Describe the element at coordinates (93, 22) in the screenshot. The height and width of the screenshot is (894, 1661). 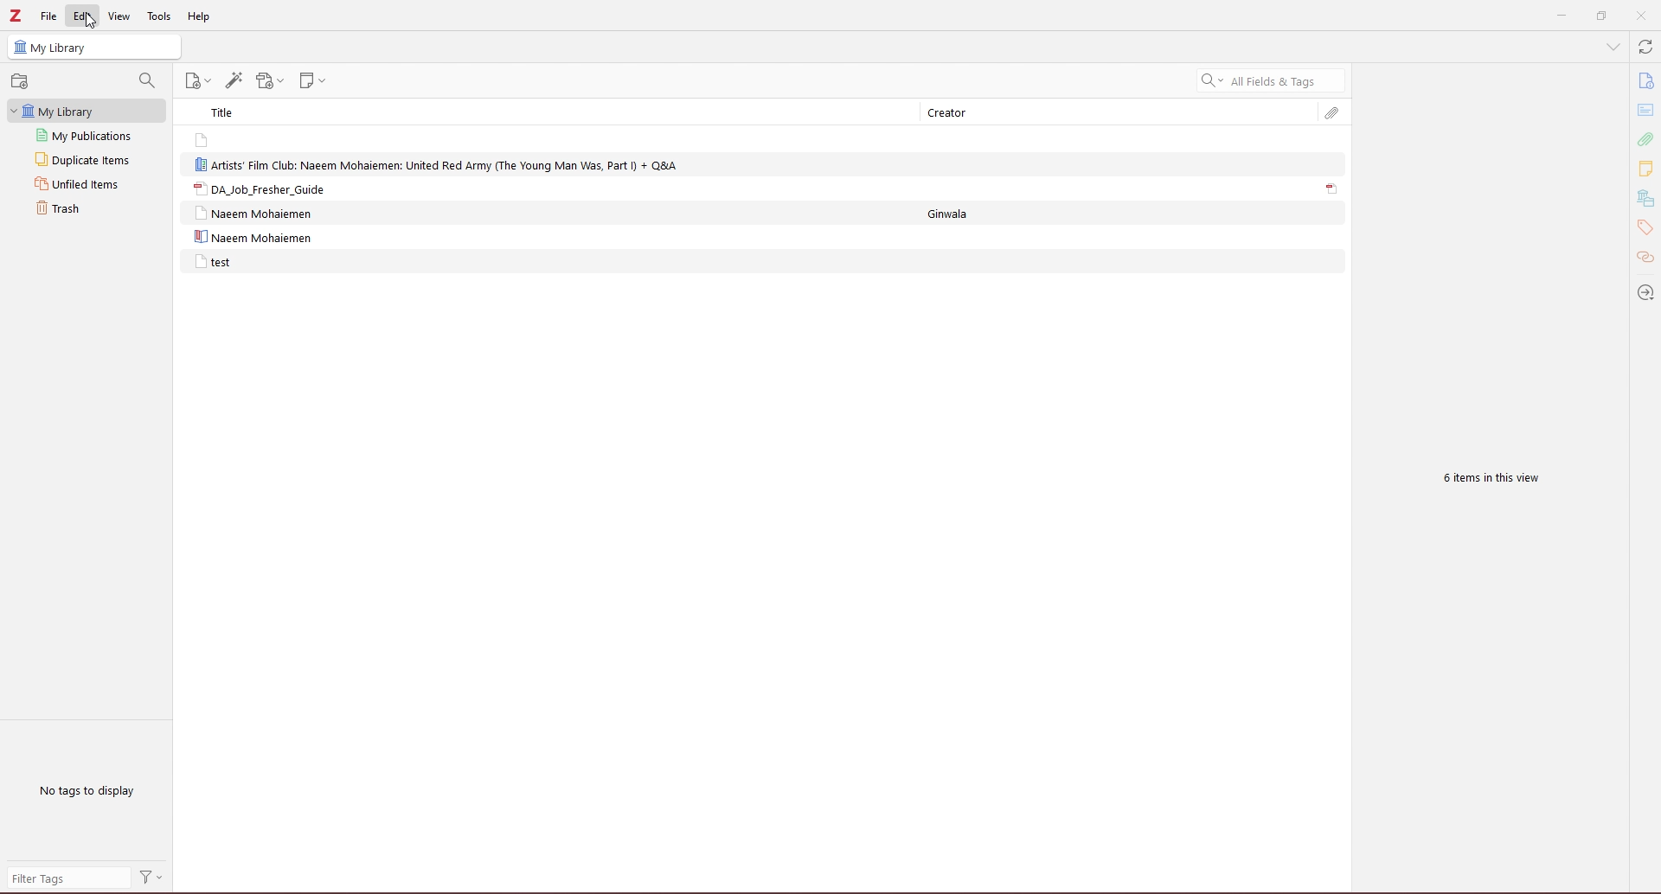
I see `Cursor` at that location.